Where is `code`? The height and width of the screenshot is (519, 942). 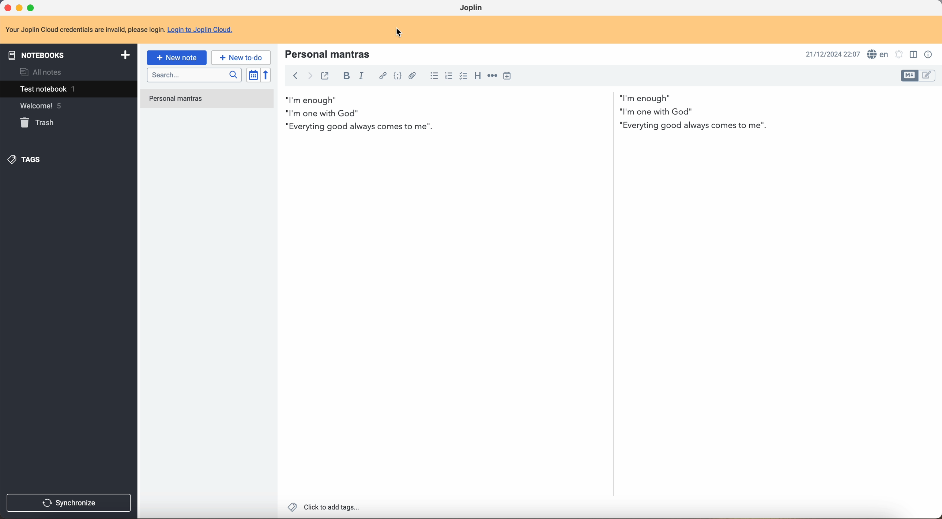
code is located at coordinates (397, 77).